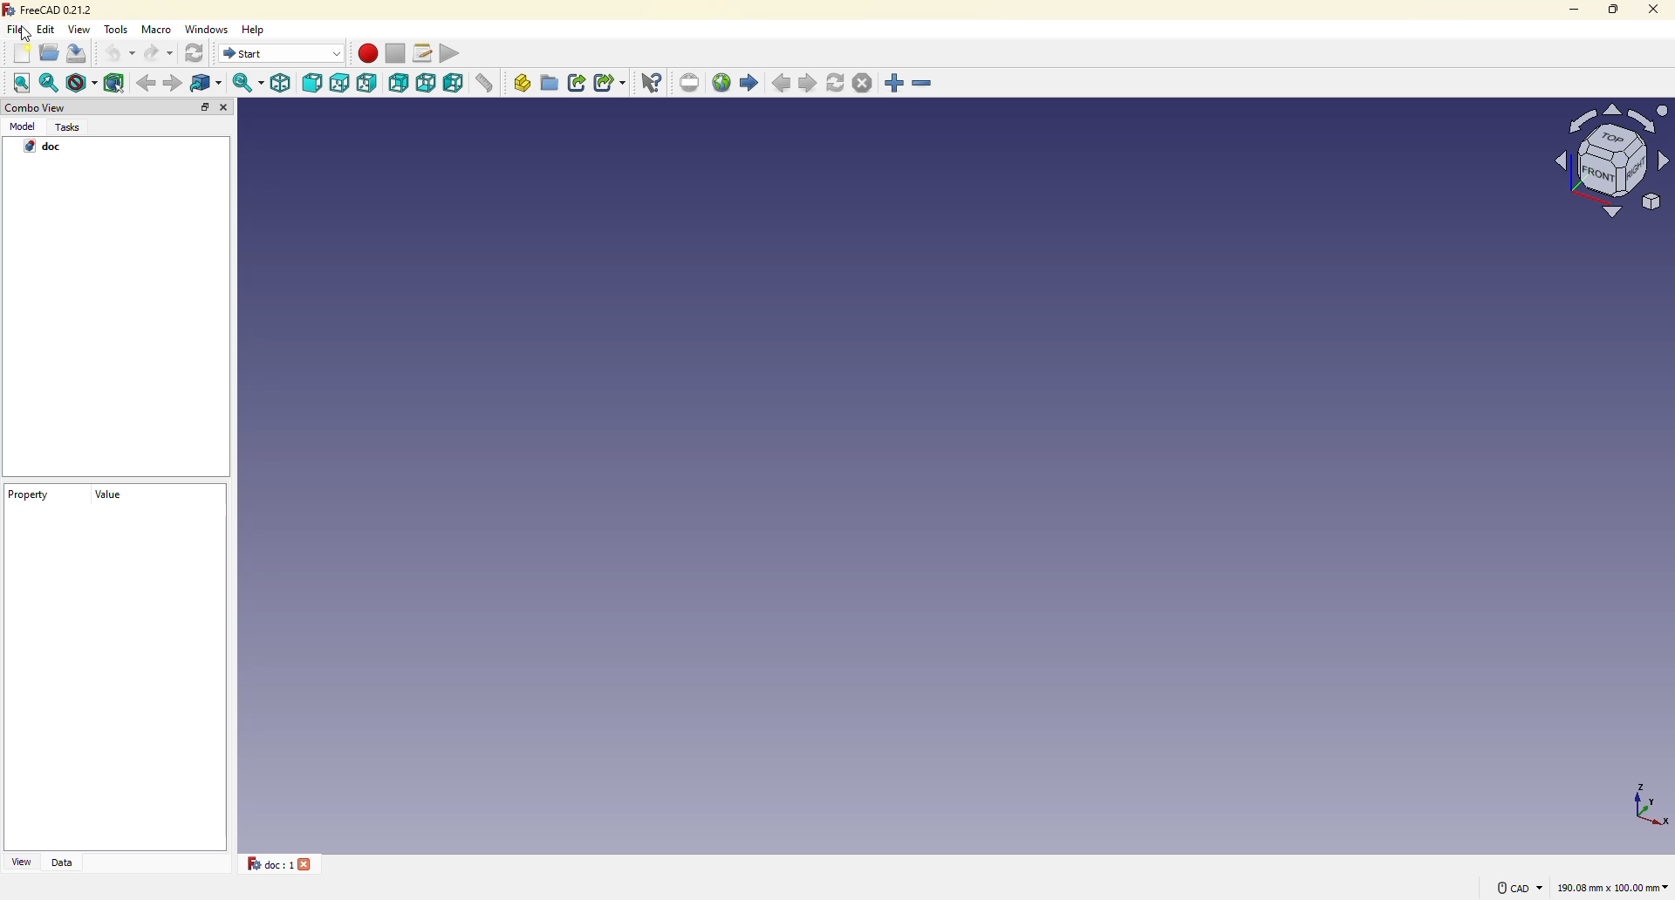  What do you see at coordinates (50, 10) in the screenshot?
I see `freecad` at bounding box center [50, 10].